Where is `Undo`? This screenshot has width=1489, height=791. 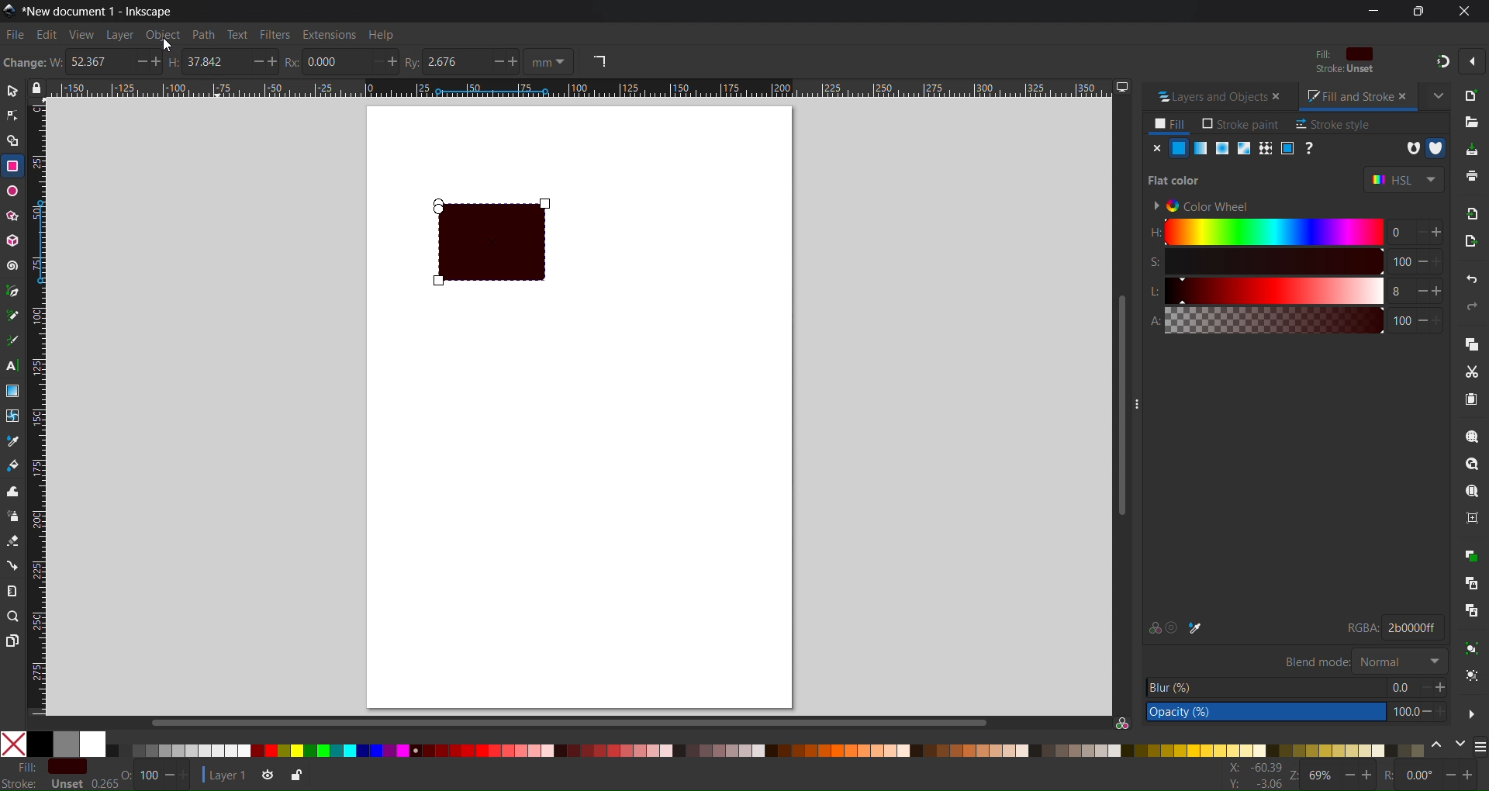 Undo is located at coordinates (1473, 282).